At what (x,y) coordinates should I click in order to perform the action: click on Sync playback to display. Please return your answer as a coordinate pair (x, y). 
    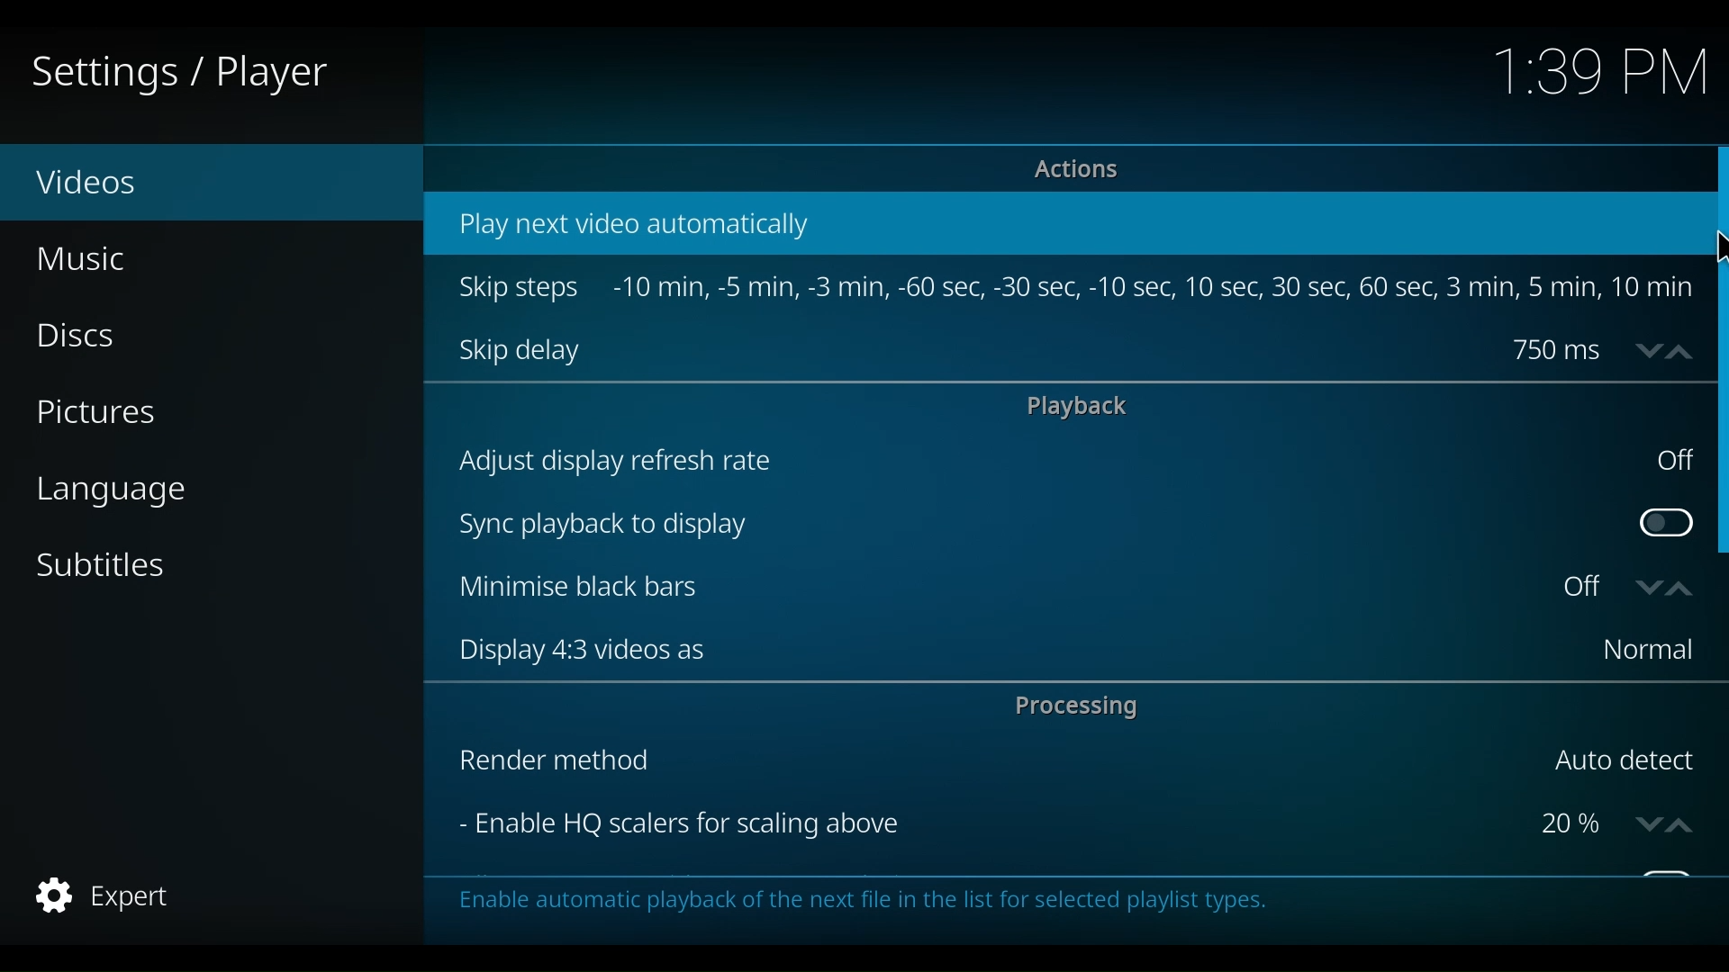
    Looking at the image, I should click on (1038, 526).